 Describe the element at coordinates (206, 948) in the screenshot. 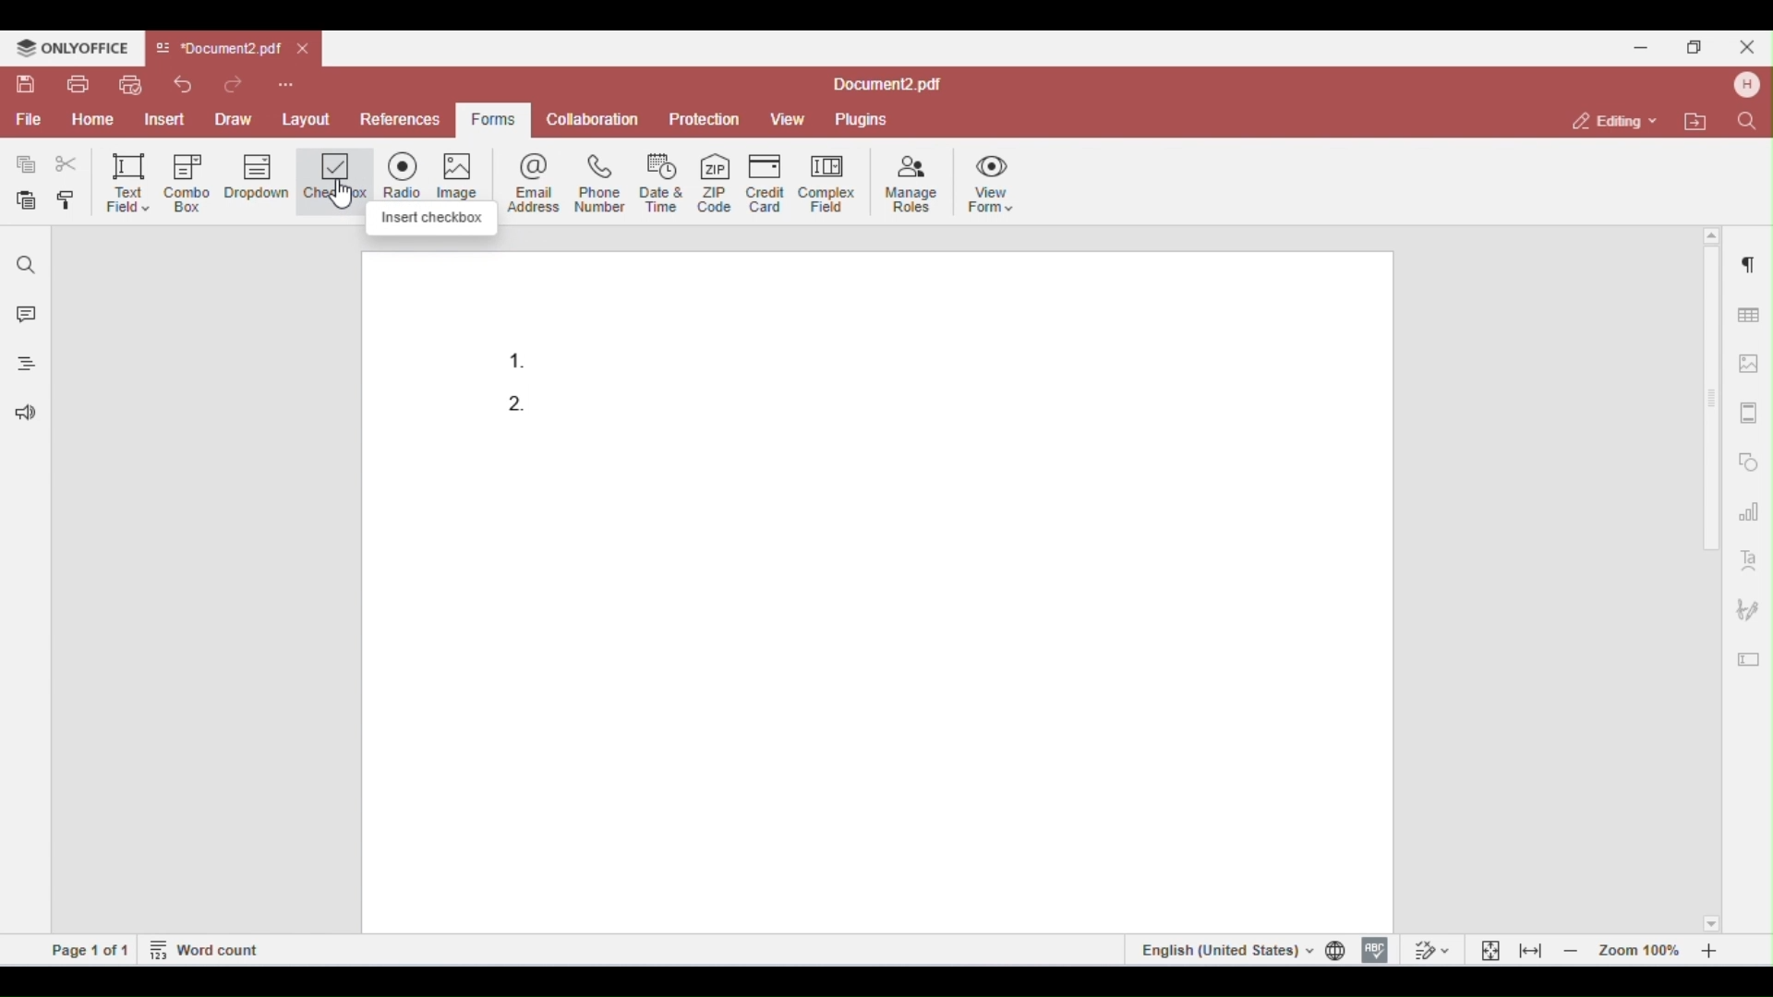

I see `word count` at that location.